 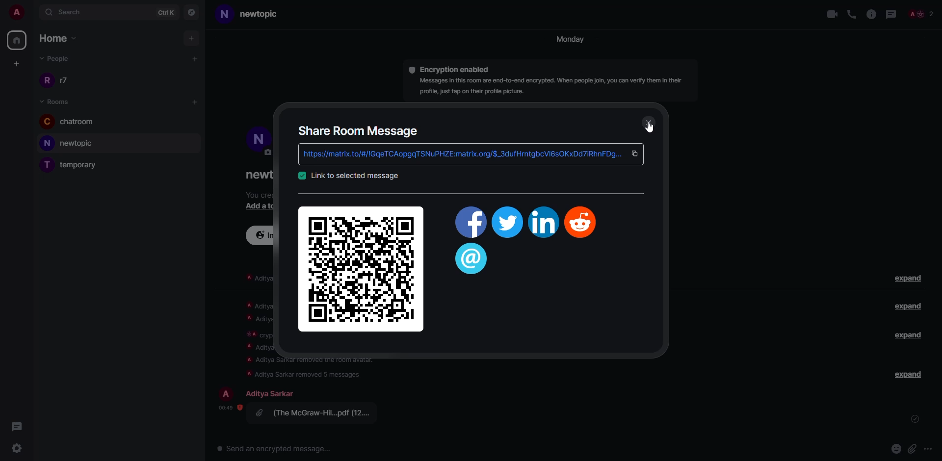 What do you see at coordinates (916, 419) in the screenshot?
I see `sent` at bounding box center [916, 419].